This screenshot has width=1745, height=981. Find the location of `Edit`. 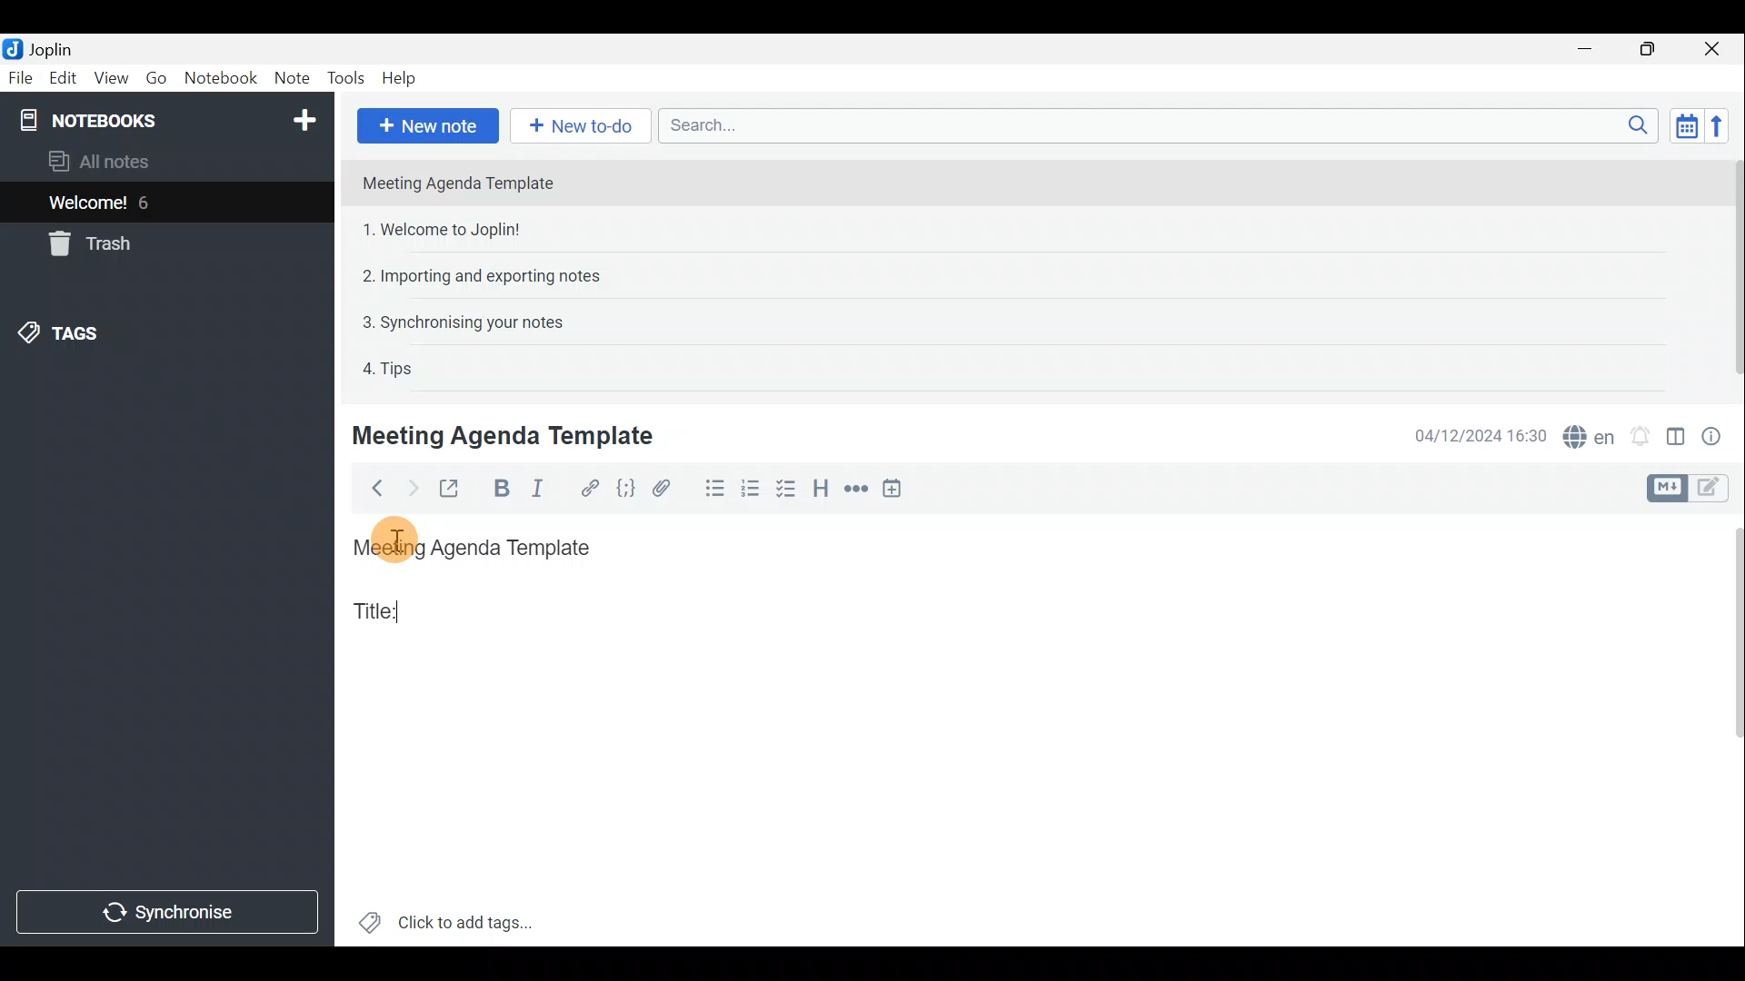

Edit is located at coordinates (64, 80).